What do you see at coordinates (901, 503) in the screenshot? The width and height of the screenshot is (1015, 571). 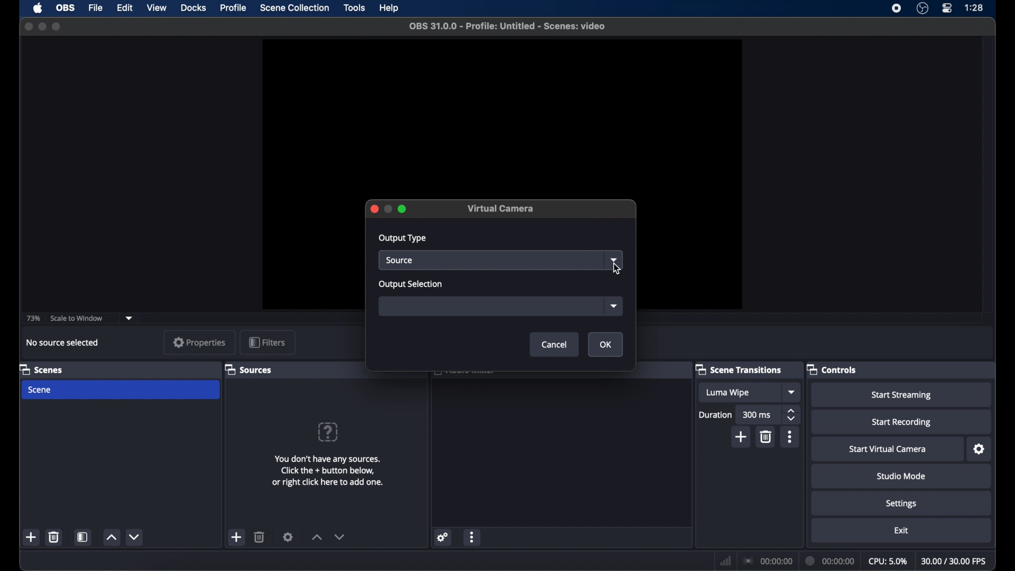 I see `settings` at bounding box center [901, 503].